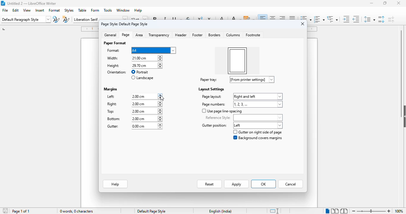 The image size is (406, 214). I want to click on close, so click(398, 3).